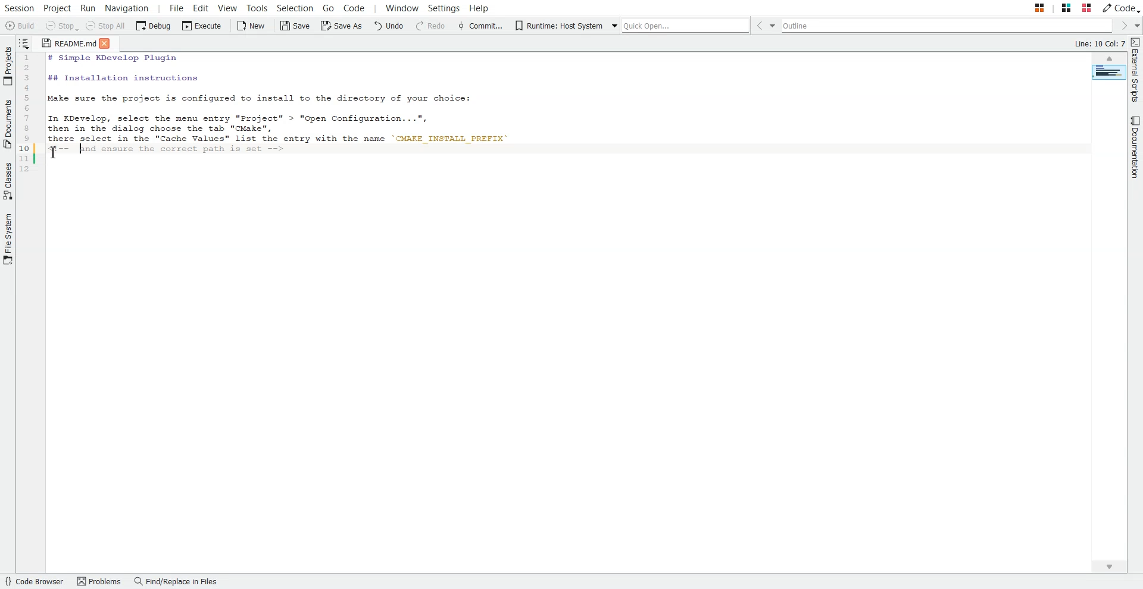  Describe the element at coordinates (950, 26) in the screenshot. I see `Outline` at that location.